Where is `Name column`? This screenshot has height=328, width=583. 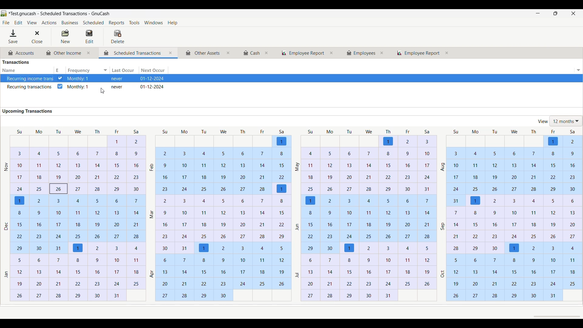
Name column is located at coordinates (26, 70).